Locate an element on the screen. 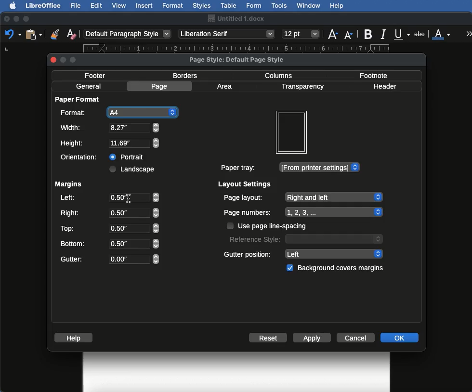 This screenshot has width=472, height=392. Format is located at coordinates (173, 6).